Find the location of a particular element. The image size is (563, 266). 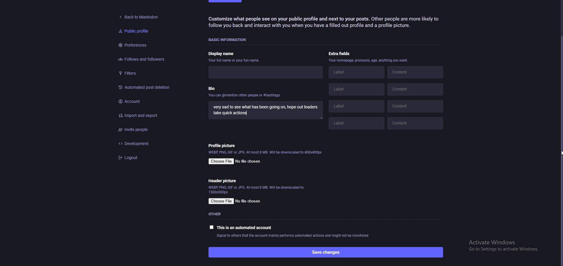

label is located at coordinates (358, 106).